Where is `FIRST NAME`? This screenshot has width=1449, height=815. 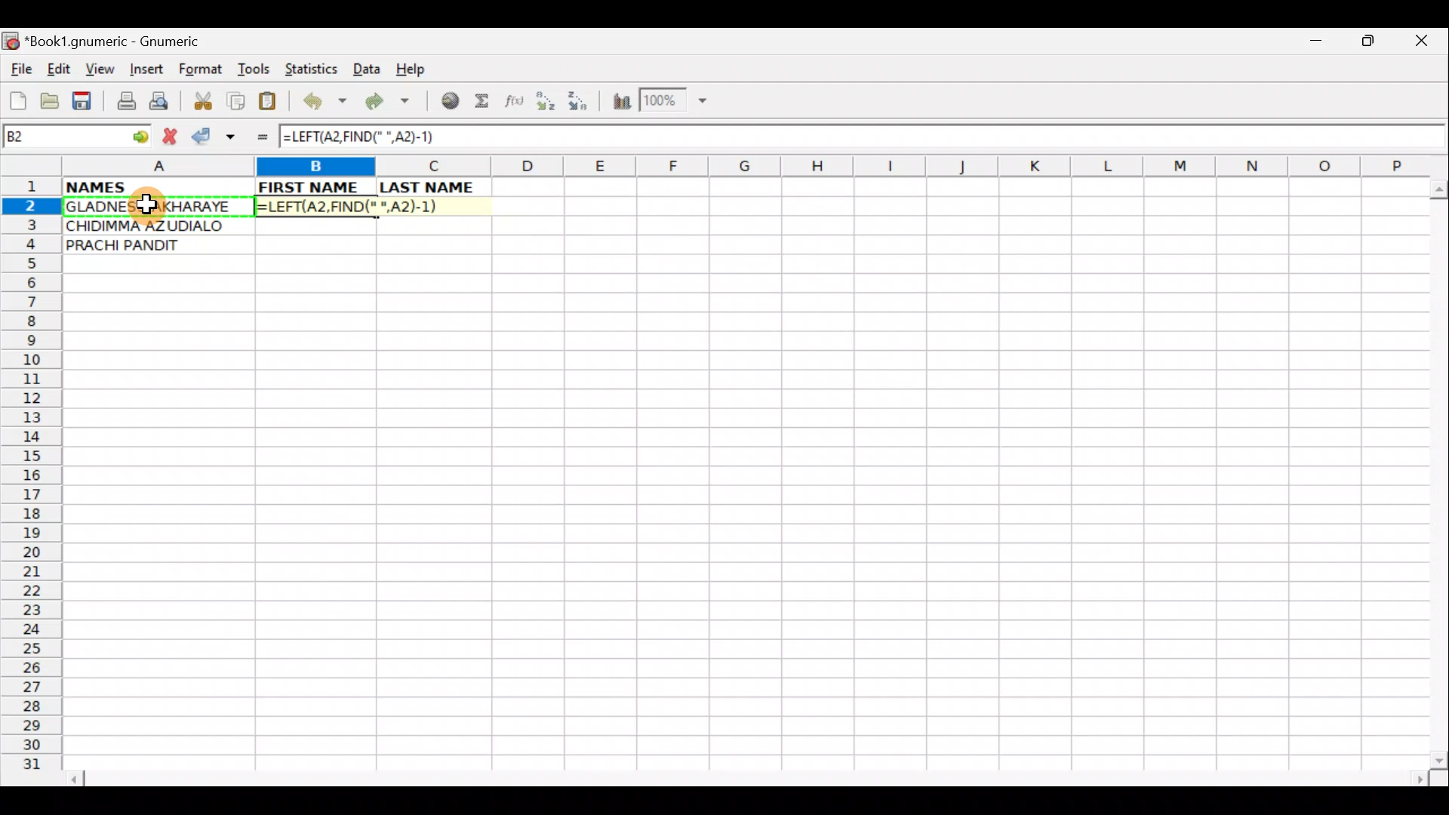
FIRST NAME is located at coordinates (315, 187).